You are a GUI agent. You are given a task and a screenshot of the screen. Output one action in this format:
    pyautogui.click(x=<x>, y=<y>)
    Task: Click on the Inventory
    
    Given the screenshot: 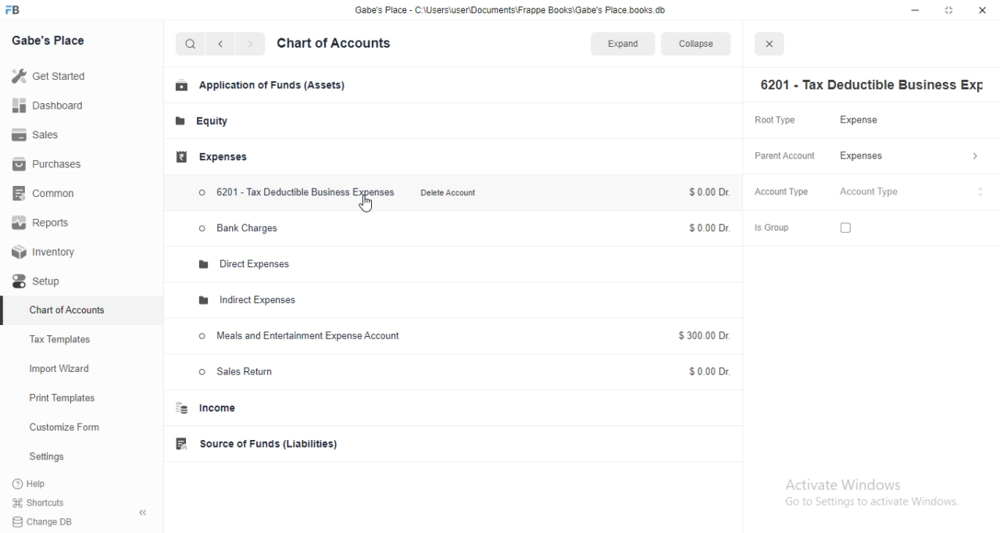 What is the action you would take?
    pyautogui.click(x=50, y=252)
    